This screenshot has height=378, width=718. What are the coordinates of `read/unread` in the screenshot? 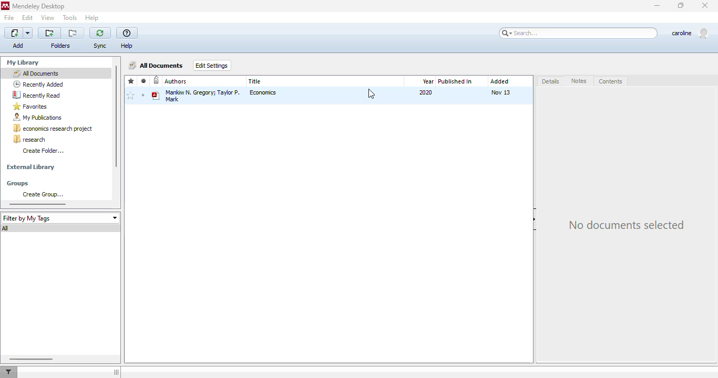 It's located at (144, 81).